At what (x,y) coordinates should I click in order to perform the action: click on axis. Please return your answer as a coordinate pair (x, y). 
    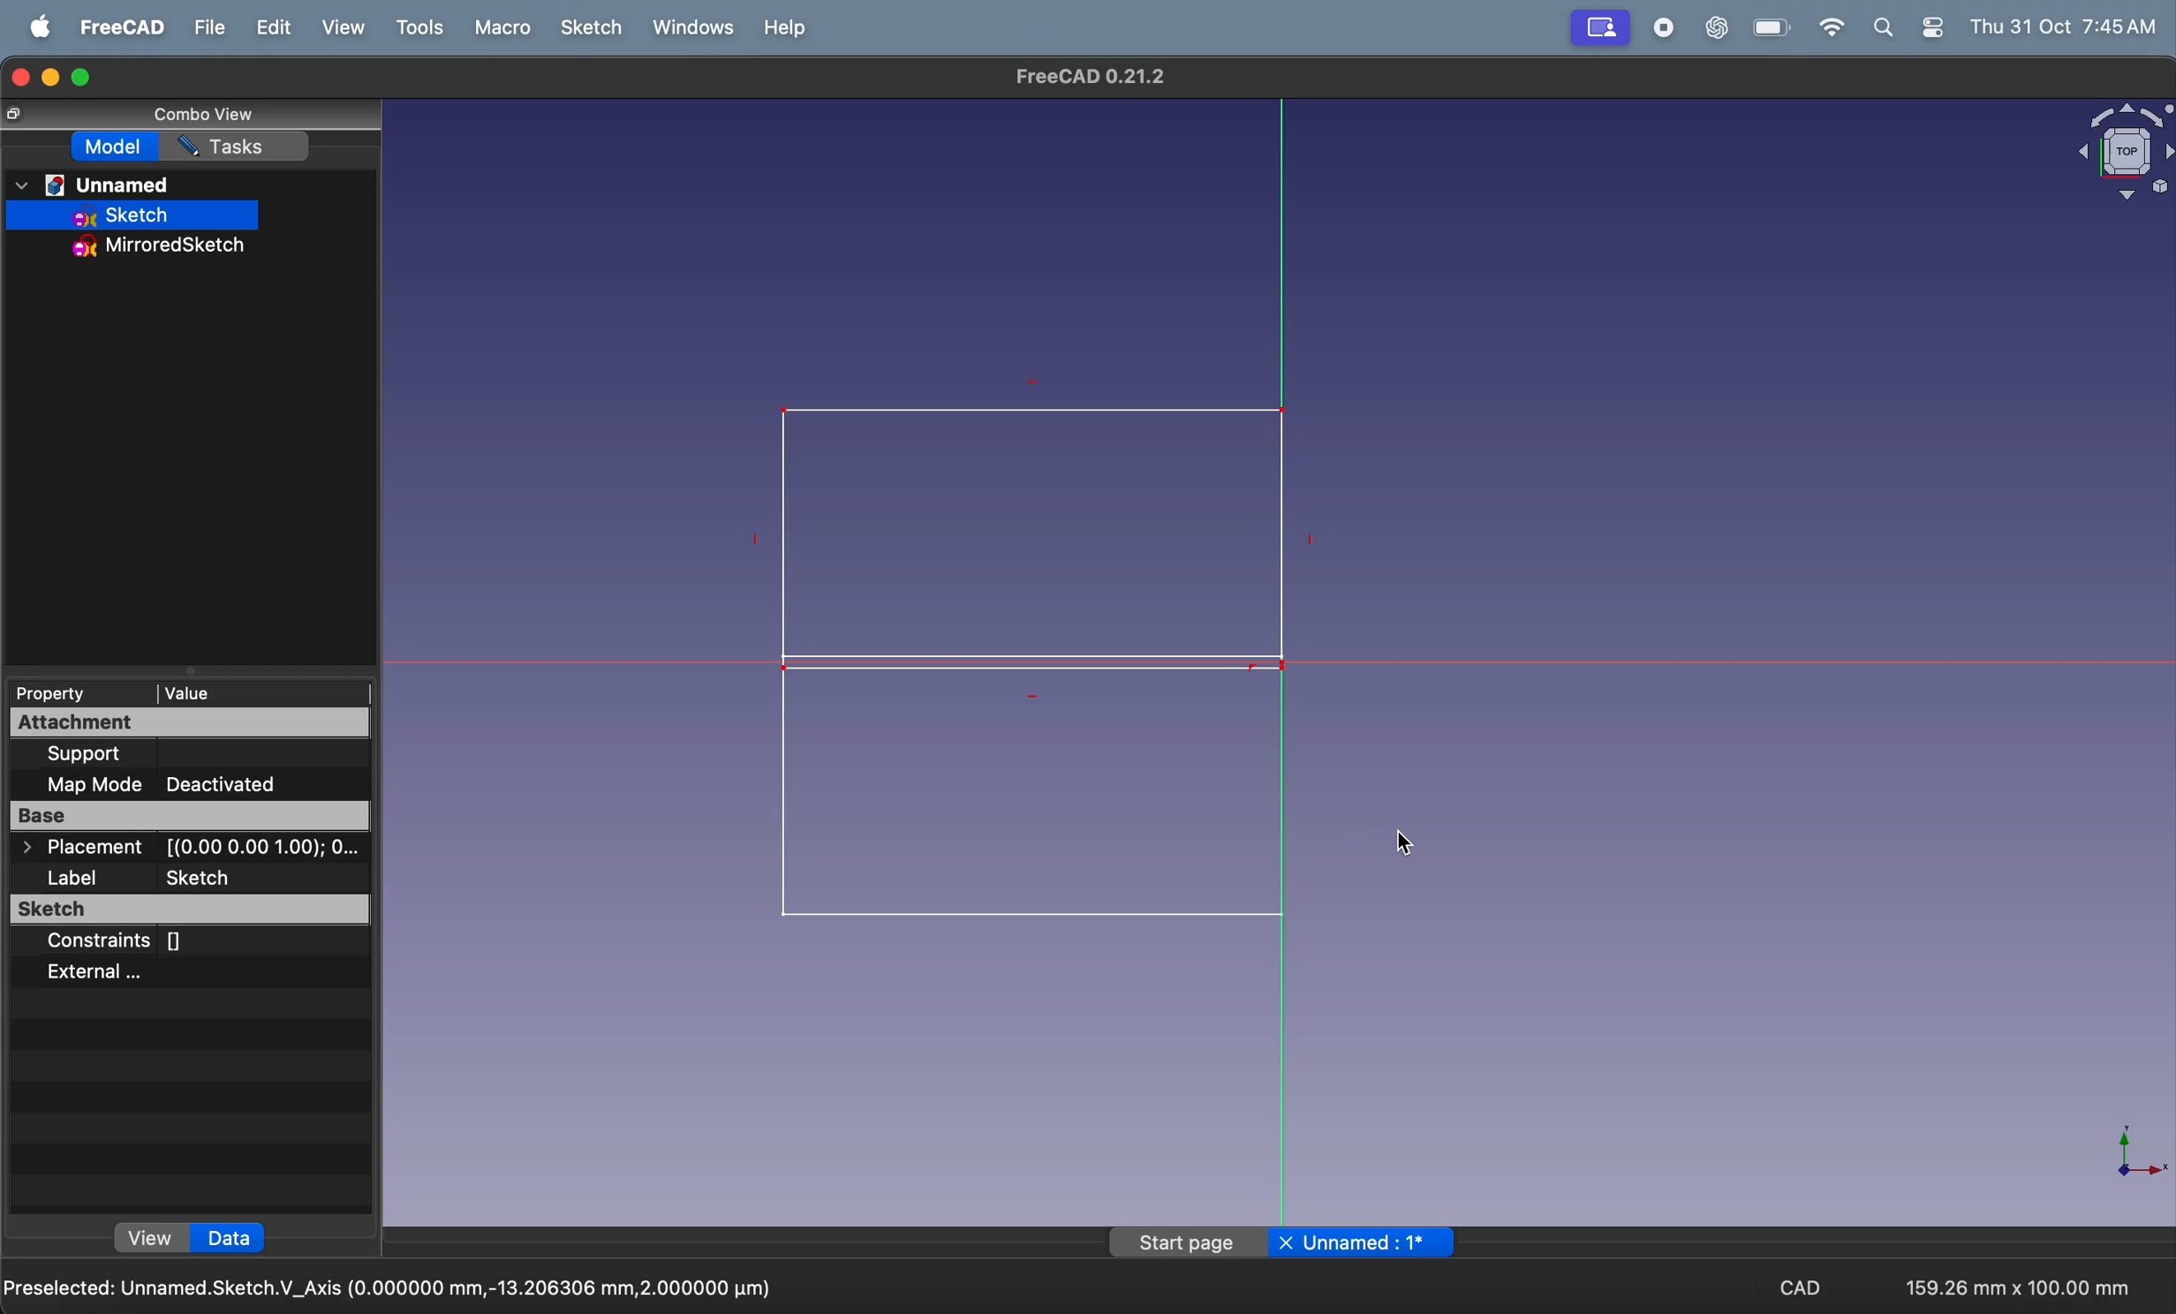
    Looking at the image, I should click on (2130, 1159).